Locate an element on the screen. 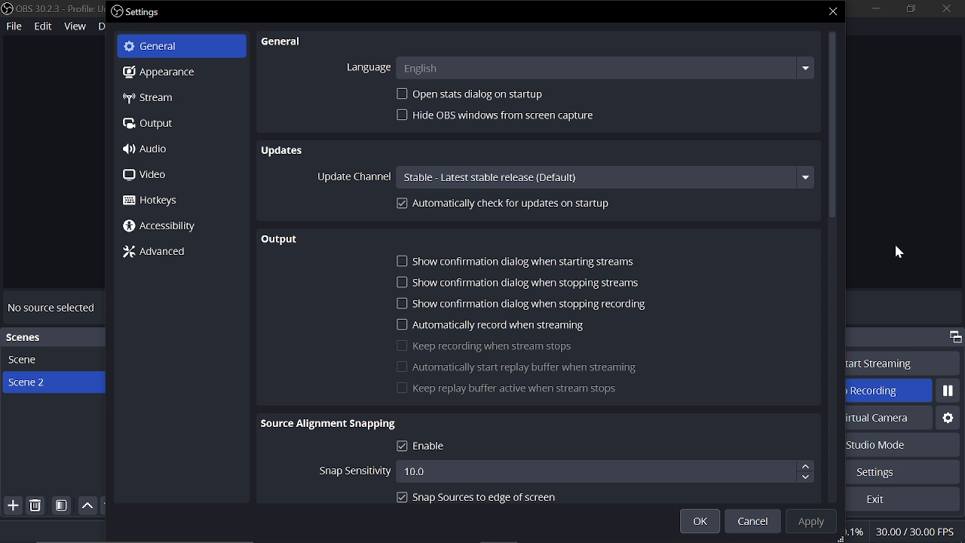 This screenshot has width=965, height=543. apply is located at coordinates (813, 520).